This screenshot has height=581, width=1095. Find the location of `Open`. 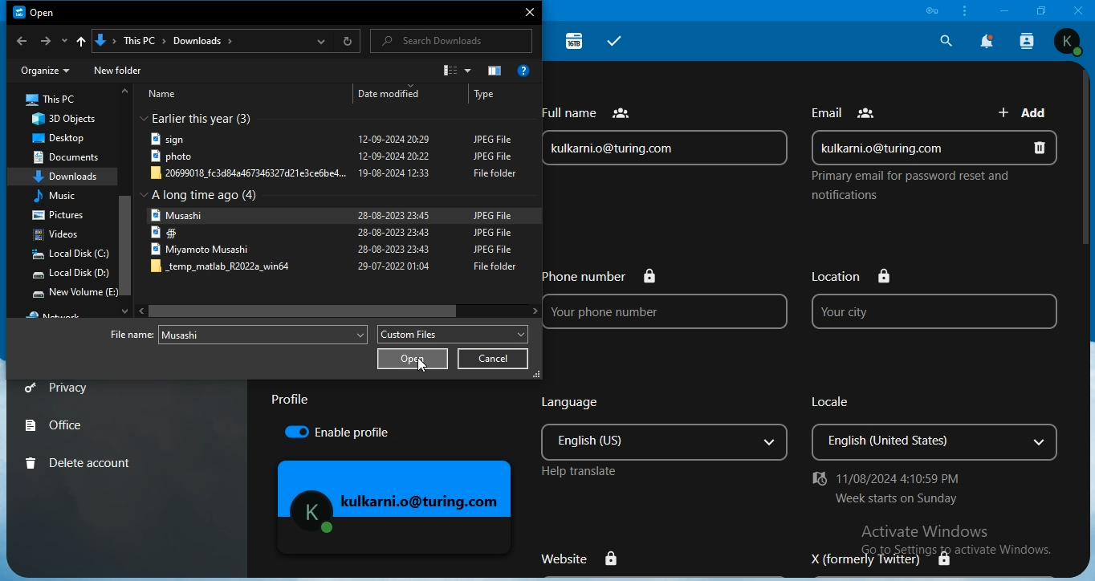

Open is located at coordinates (39, 14).